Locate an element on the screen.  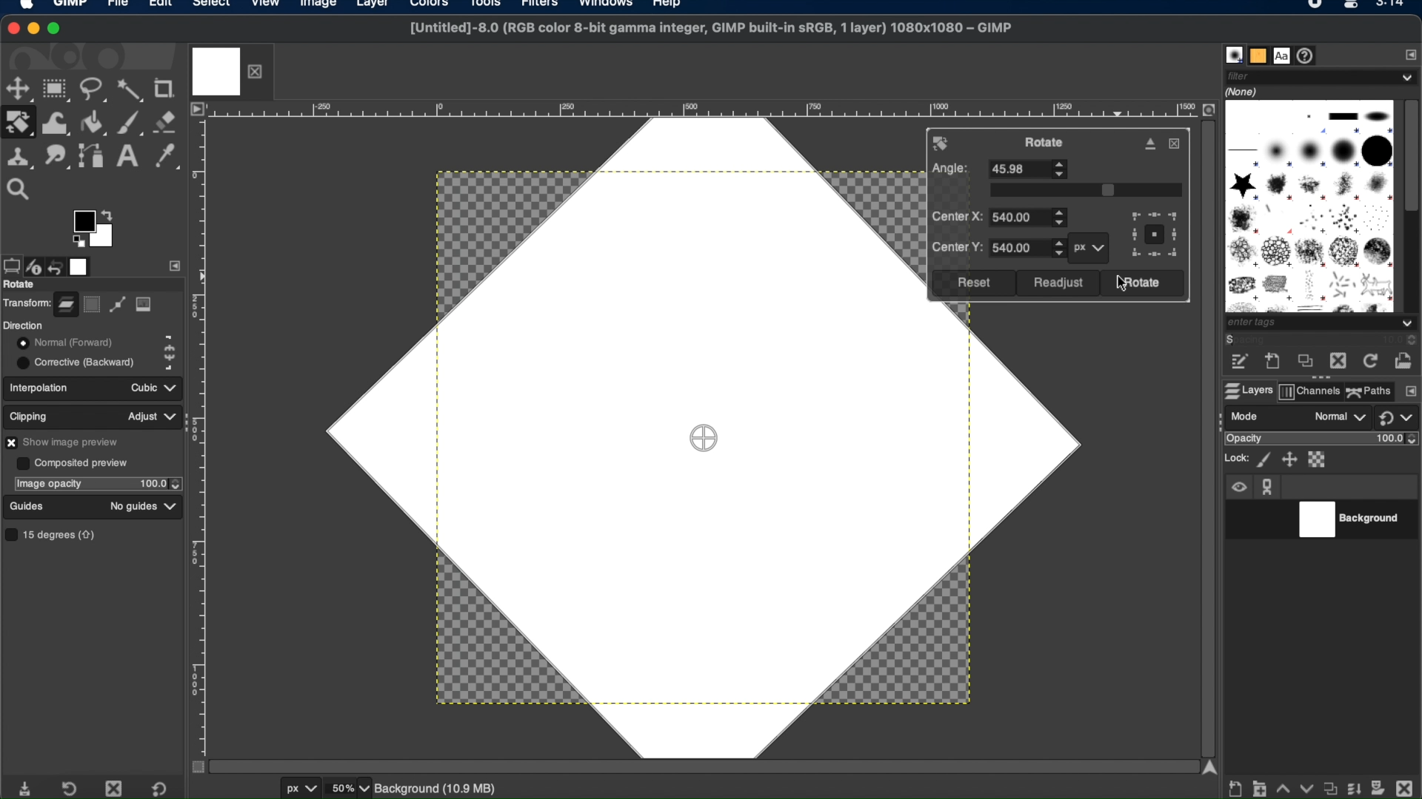
channels is located at coordinates (1310, 393).